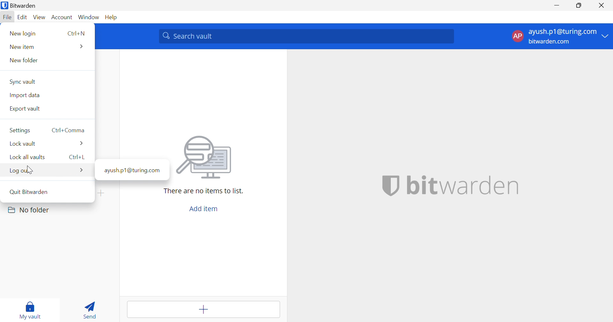 The image size is (613, 322). I want to click on create folder, so click(103, 193).